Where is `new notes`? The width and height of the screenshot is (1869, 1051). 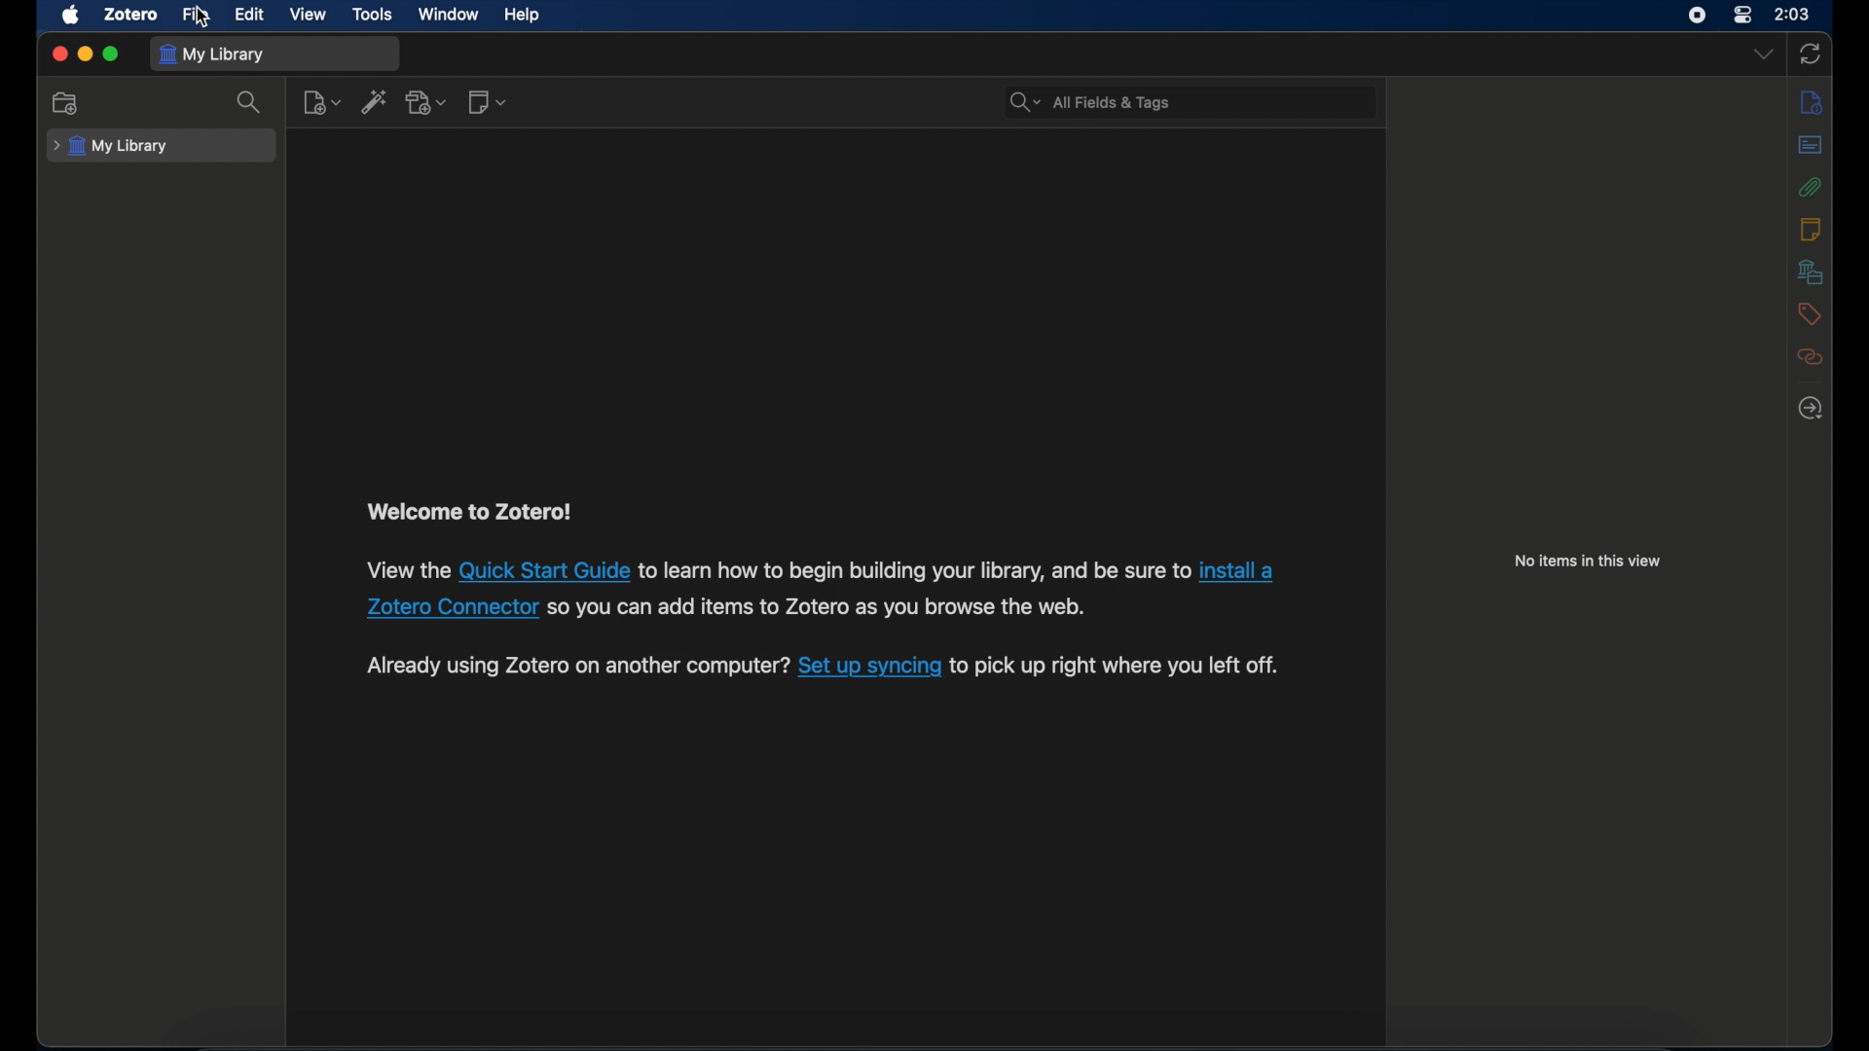 new notes is located at coordinates (489, 102).